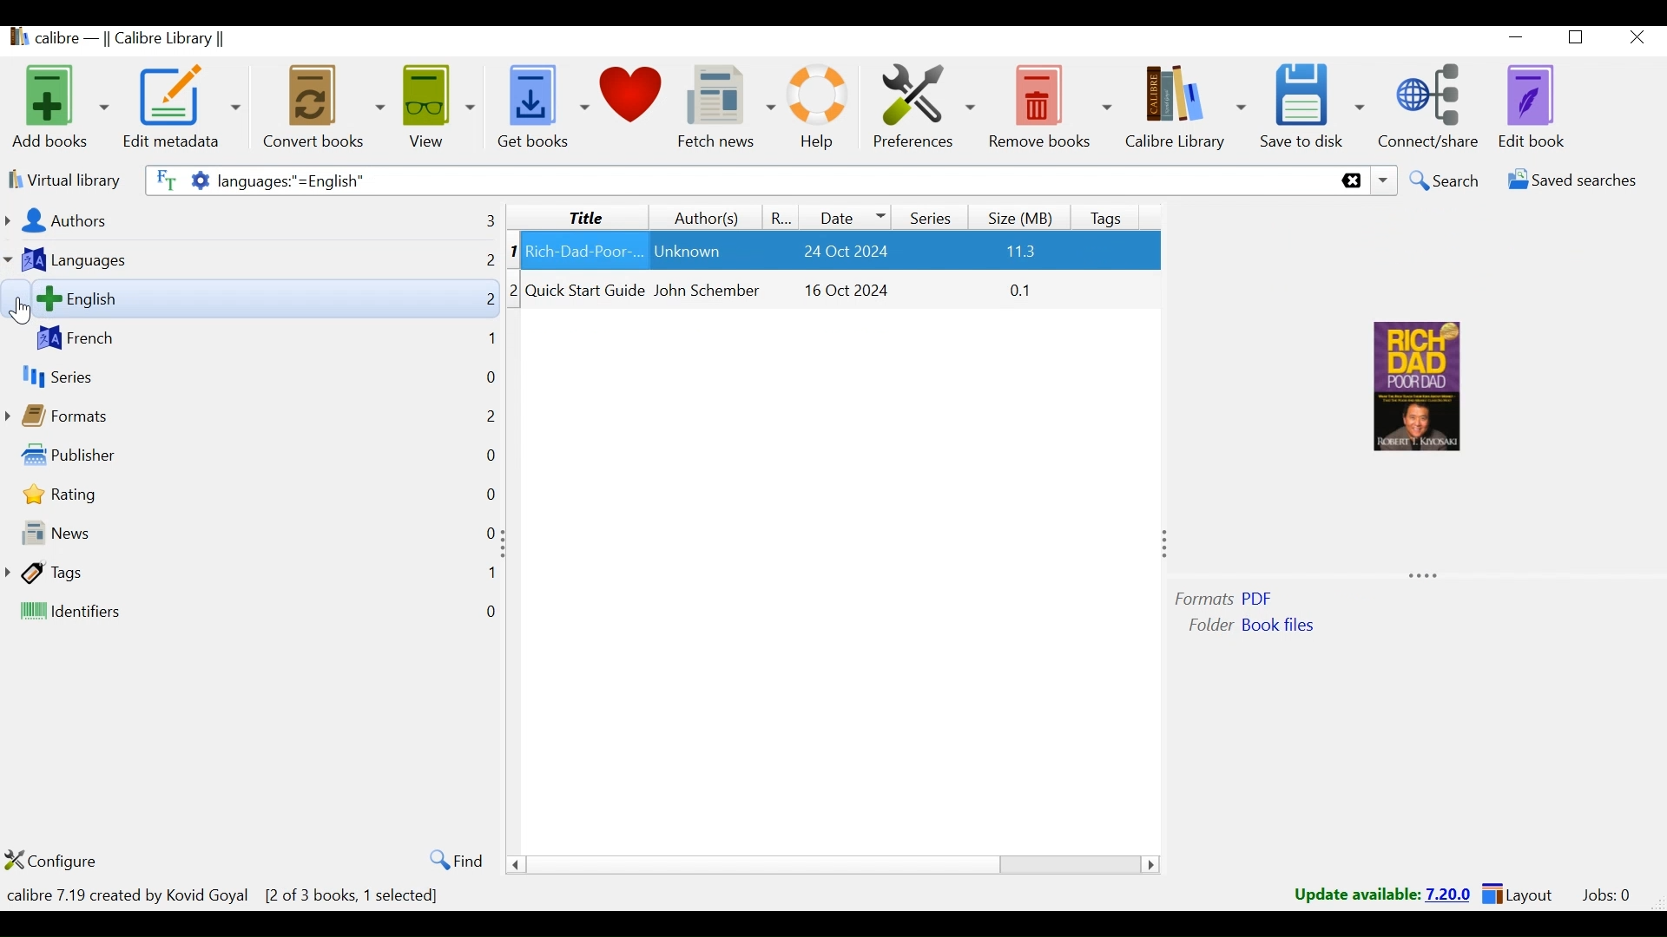 The width and height of the screenshot is (1667, 937). I want to click on 0, so click(489, 381).